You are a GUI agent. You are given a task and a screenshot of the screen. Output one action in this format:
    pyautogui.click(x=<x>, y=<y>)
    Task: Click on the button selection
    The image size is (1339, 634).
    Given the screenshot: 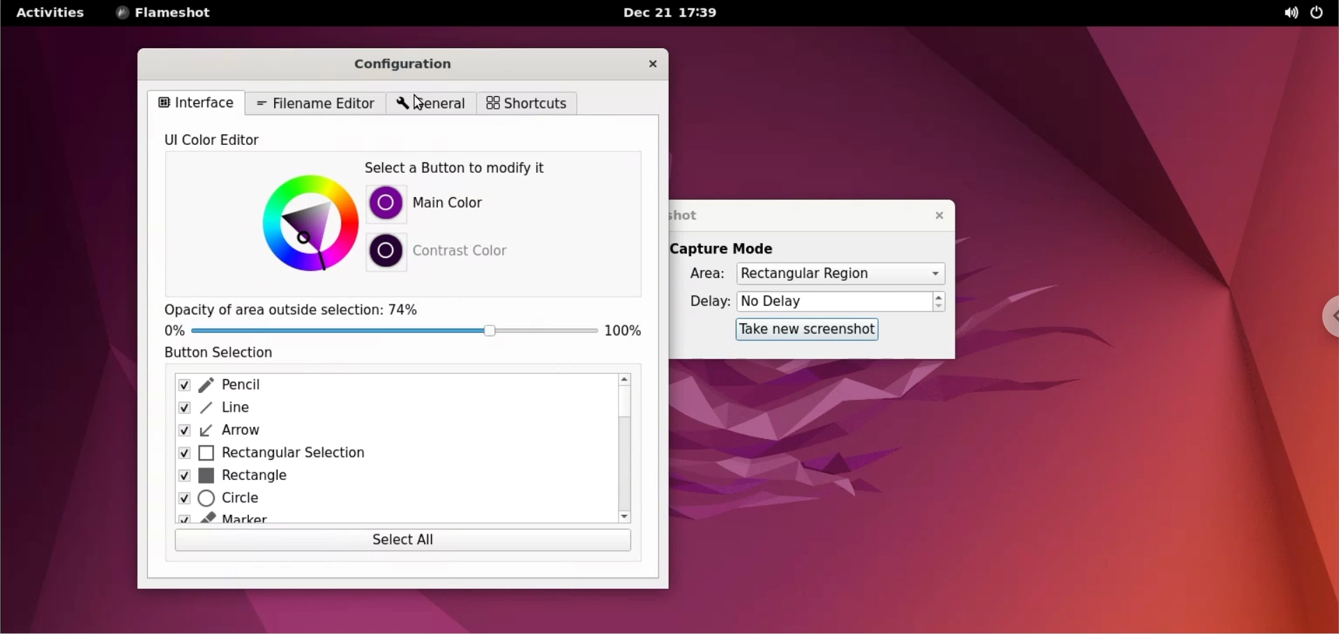 What is the action you would take?
    pyautogui.click(x=221, y=355)
    